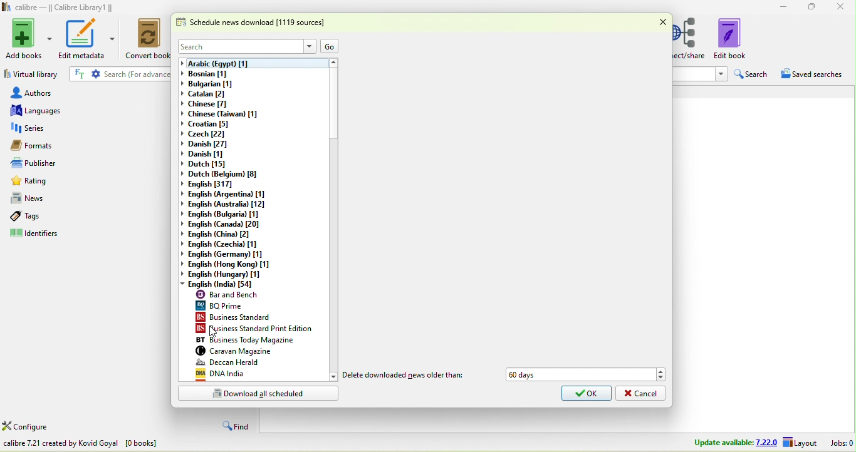 The image size is (856, 452). I want to click on publishers, so click(86, 163).